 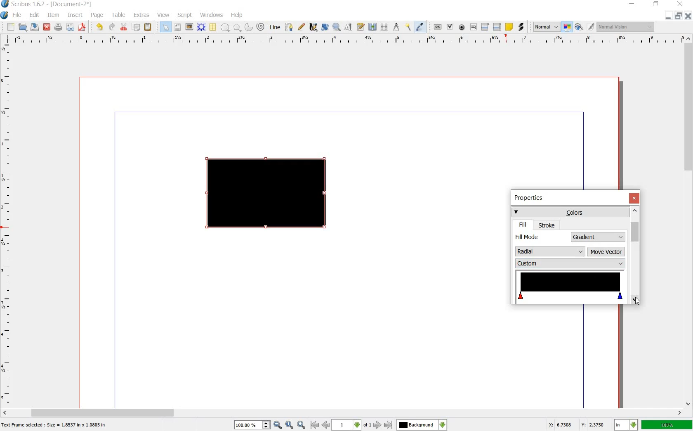 I want to click on pdf text field, so click(x=473, y=27).